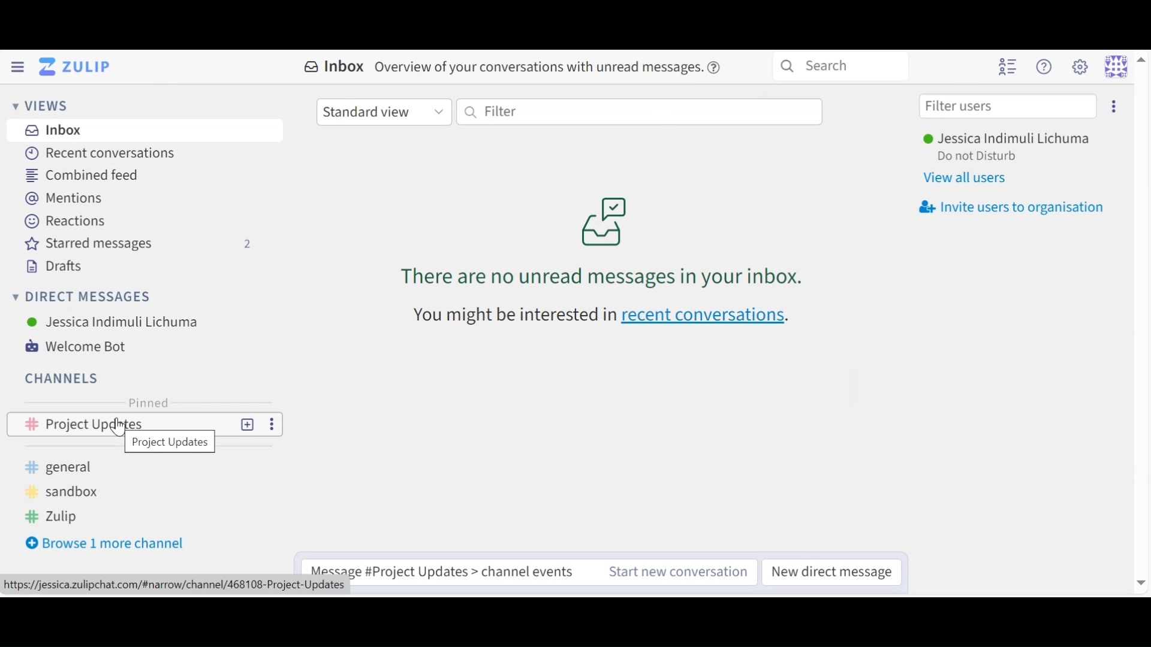 Image resolution: width=1151 pixels, height=647 pixels. Describe the element at coordinates (146, 404) in the screenshot. I see `Pinned` at that location.